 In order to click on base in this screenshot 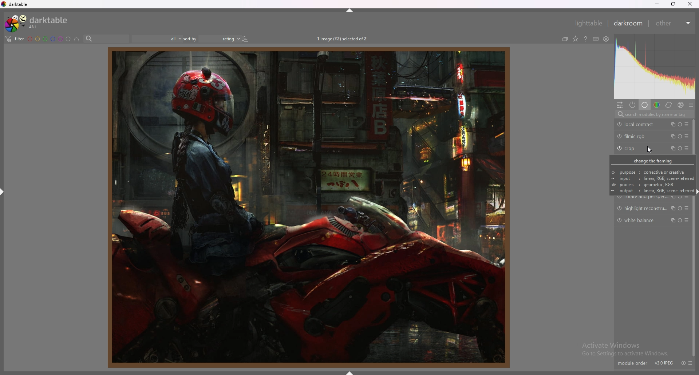, I will do `click(645, 105)`.